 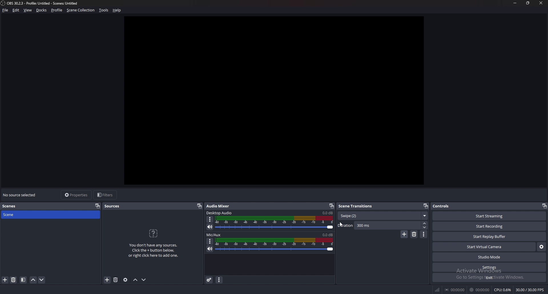 I want to click on scene transitions, so click(x=356, y=206).